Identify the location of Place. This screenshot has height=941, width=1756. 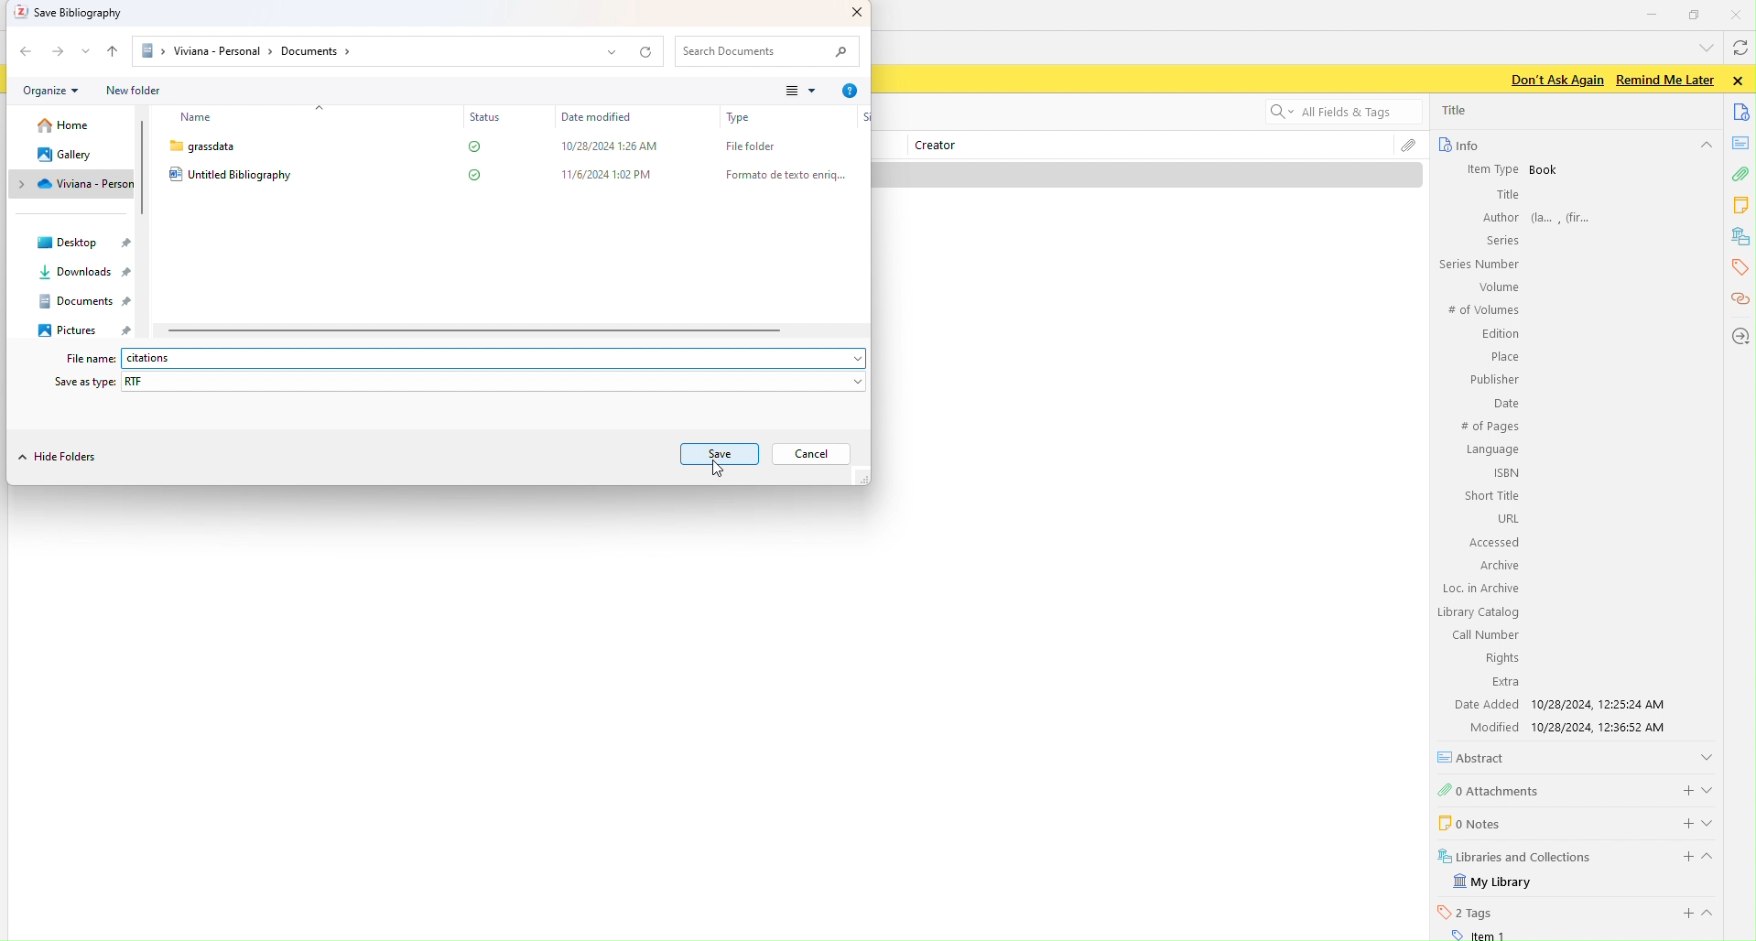
(1502, 357).